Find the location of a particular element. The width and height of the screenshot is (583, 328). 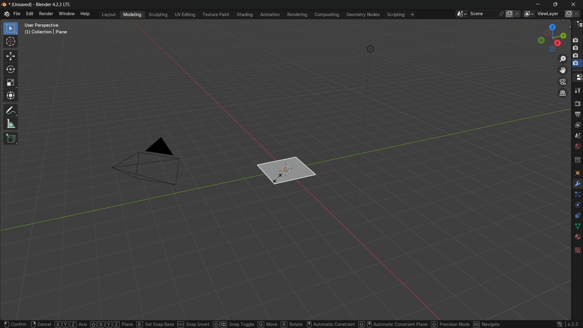

cursor is located at coordinates (11, 42).